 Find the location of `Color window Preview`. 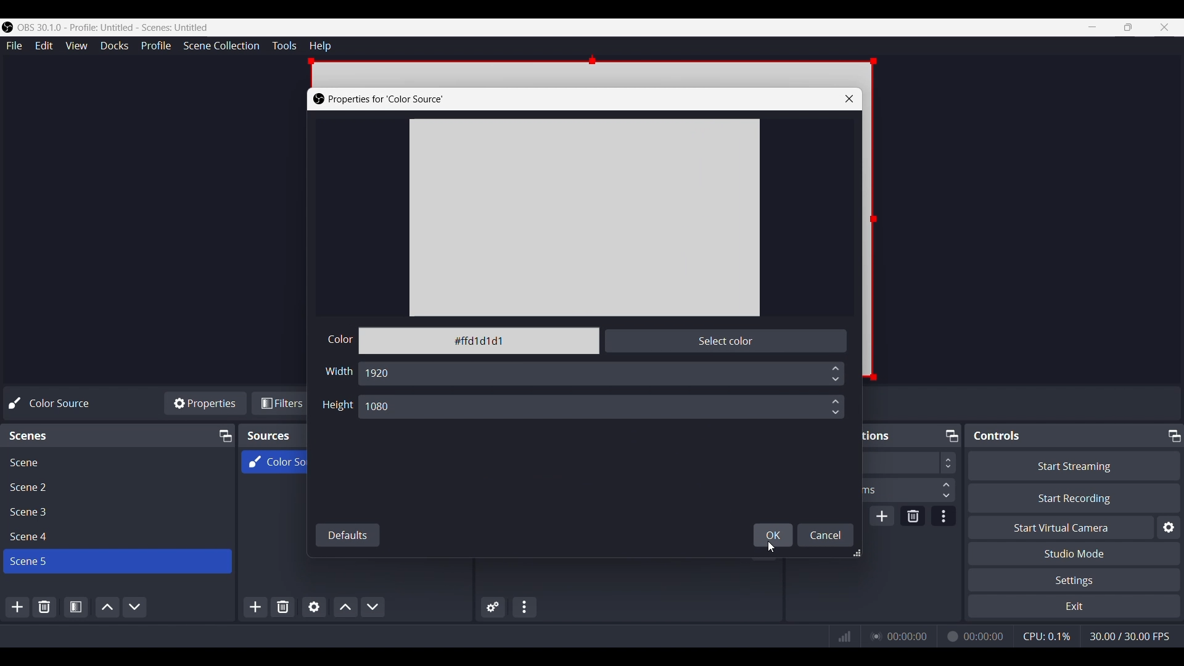

Color window Preview is located at coordinates (583, 217).